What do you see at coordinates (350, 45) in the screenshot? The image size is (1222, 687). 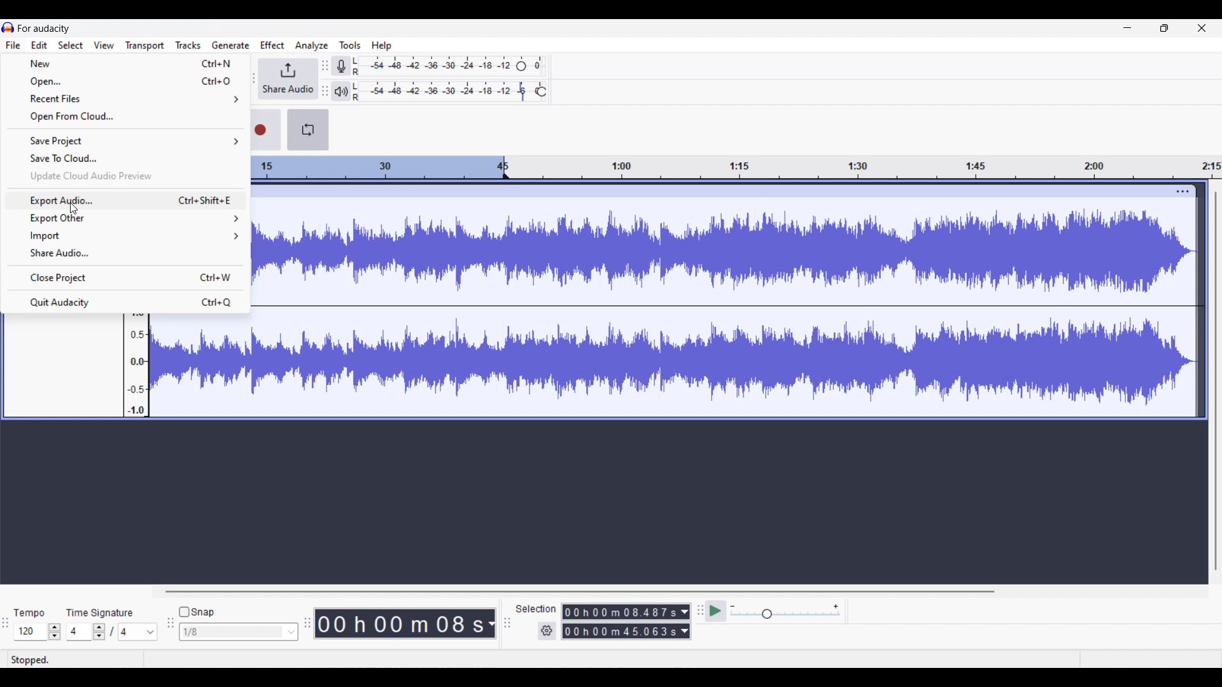 I see `Tools menu` at bounding box center [350, 45].